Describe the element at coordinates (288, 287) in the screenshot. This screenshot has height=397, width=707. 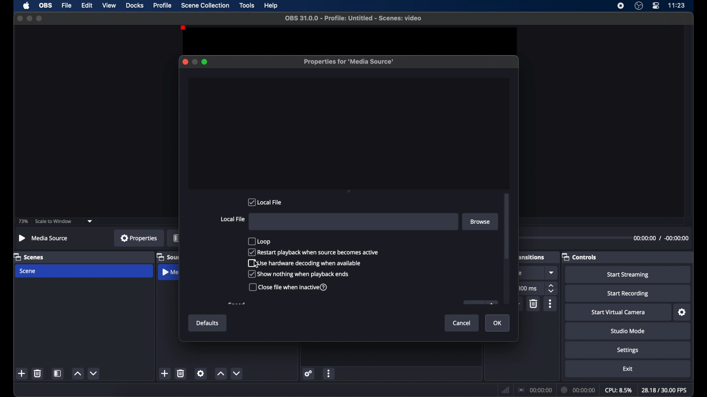
I see `close file when inactive` at that location.